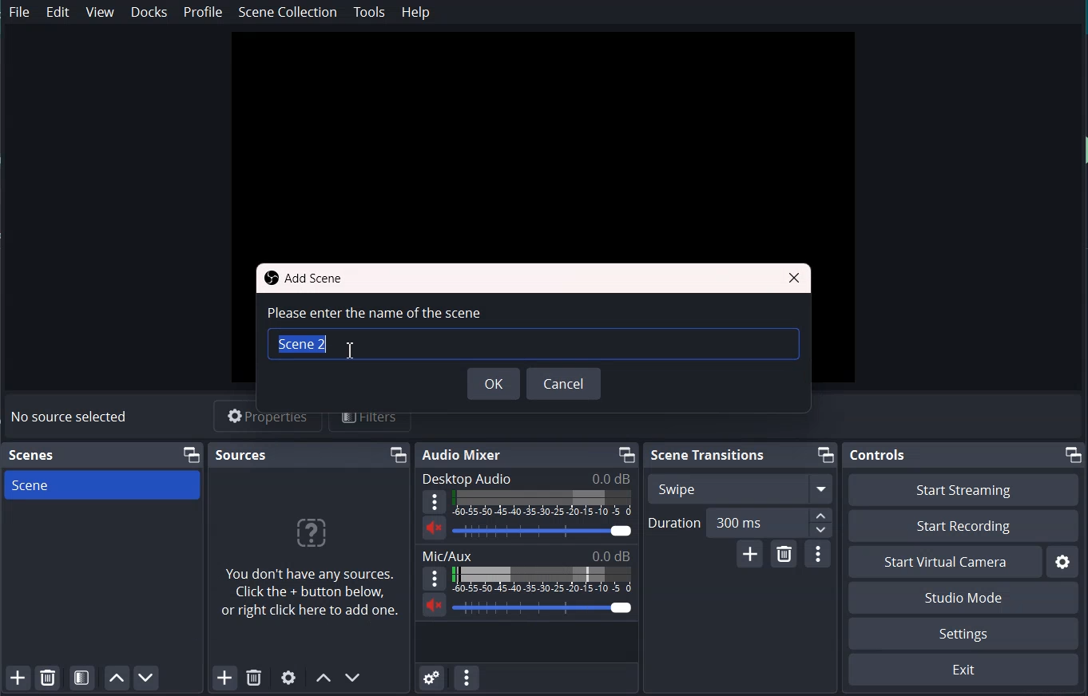 Image resolution: width=1088 pixels, height=696 pixels. What do you see at coordinates (48, 677) in the screenshot?
I see `Remove Selected Scene` at bounding box center [48, 677].